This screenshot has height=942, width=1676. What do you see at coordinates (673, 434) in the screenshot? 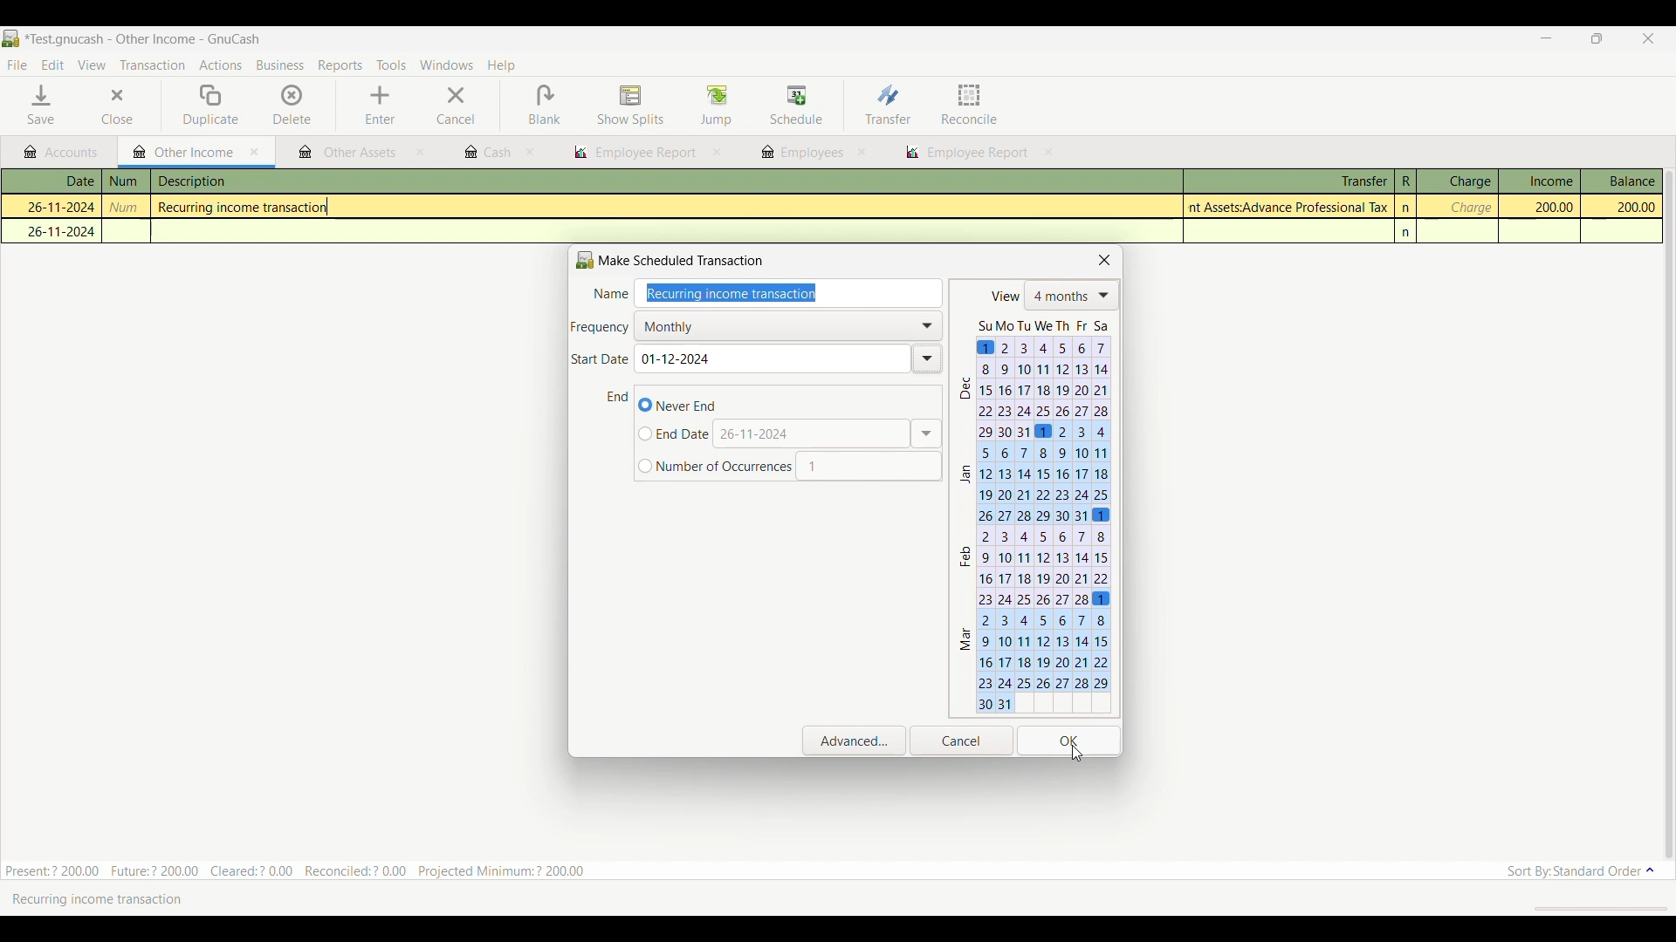
I see `Input specific end date` at bounding box center [673, 434].